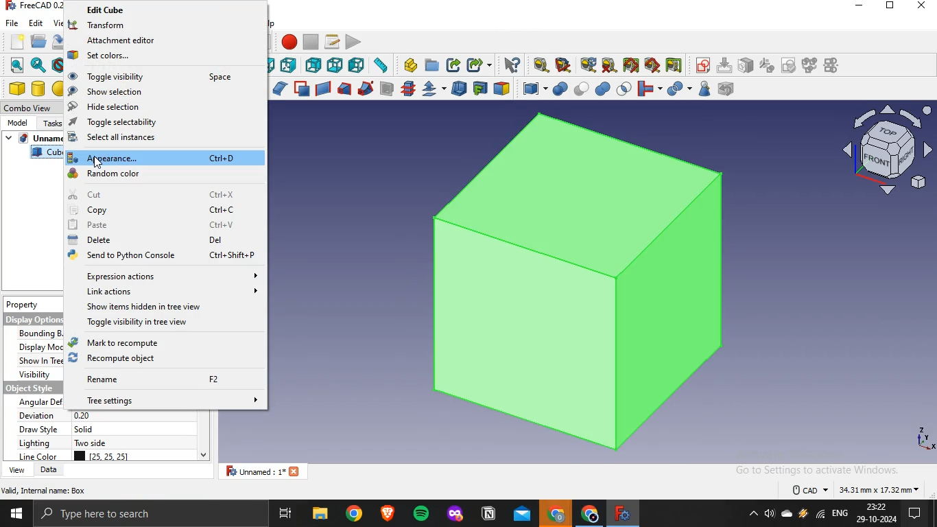 The image size is (937, 527). I want to click on show hidden icons, so click(750, 515).